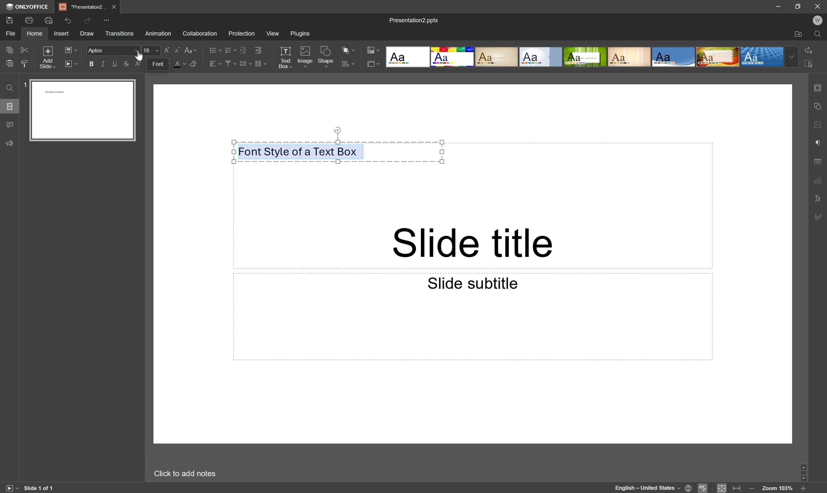 Image resolution: width=827 pixels, height=493 pixels. What do you see at coordinates (70, 49) in the screenshot?
I see `Select slide layout` at bounding box center [70, 49].